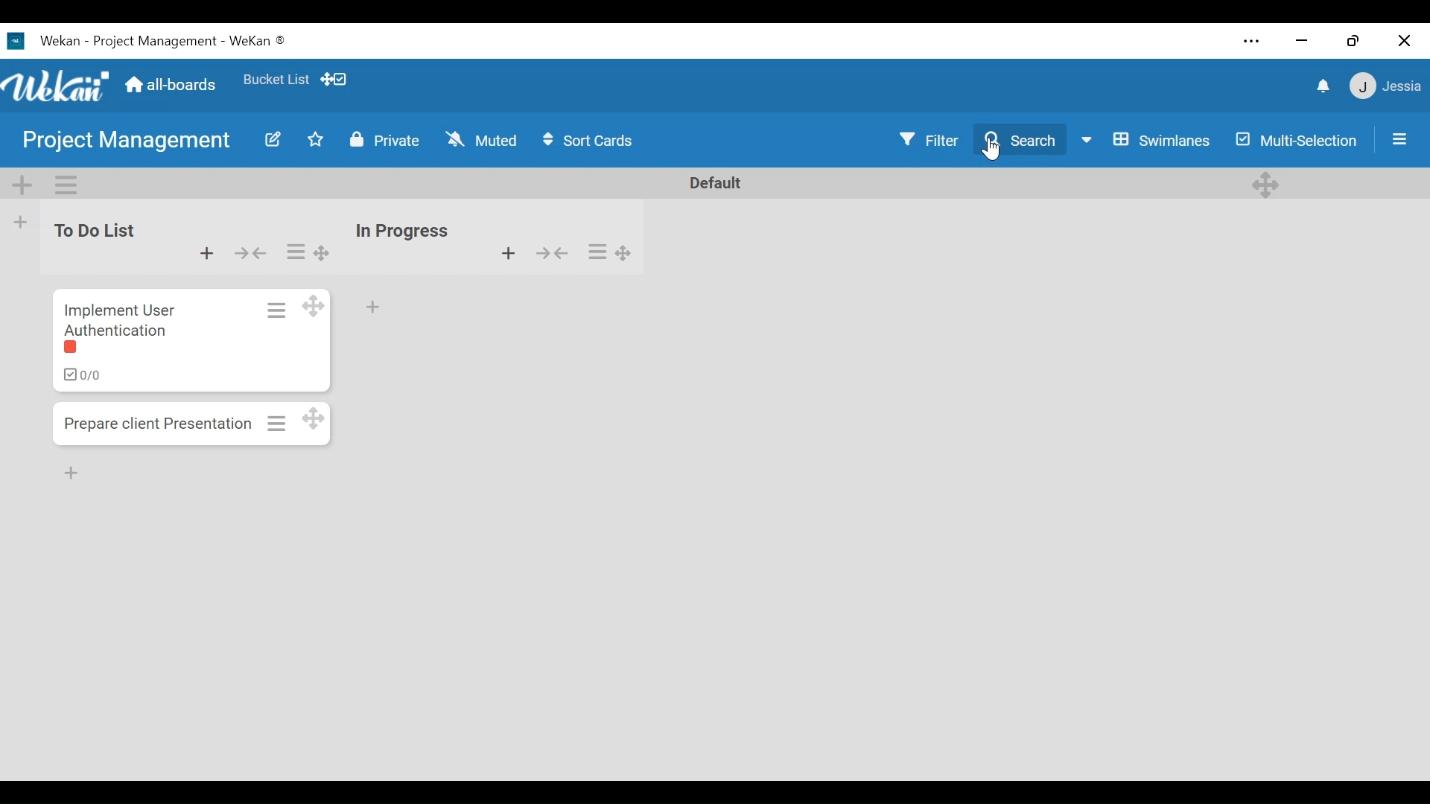 The width and height of the screenshot is (1430, 804). I want to click on Swimlane actions, so click(69, 185).